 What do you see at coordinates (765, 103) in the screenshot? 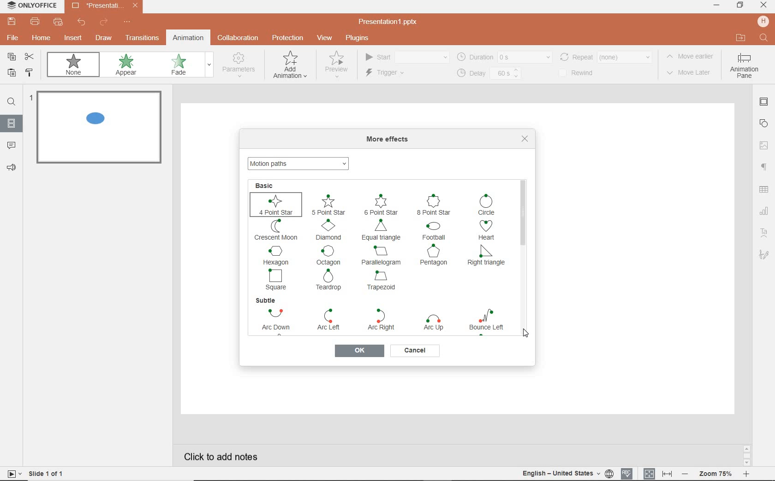
I see `slide settings` at bounding box center [765, 103].